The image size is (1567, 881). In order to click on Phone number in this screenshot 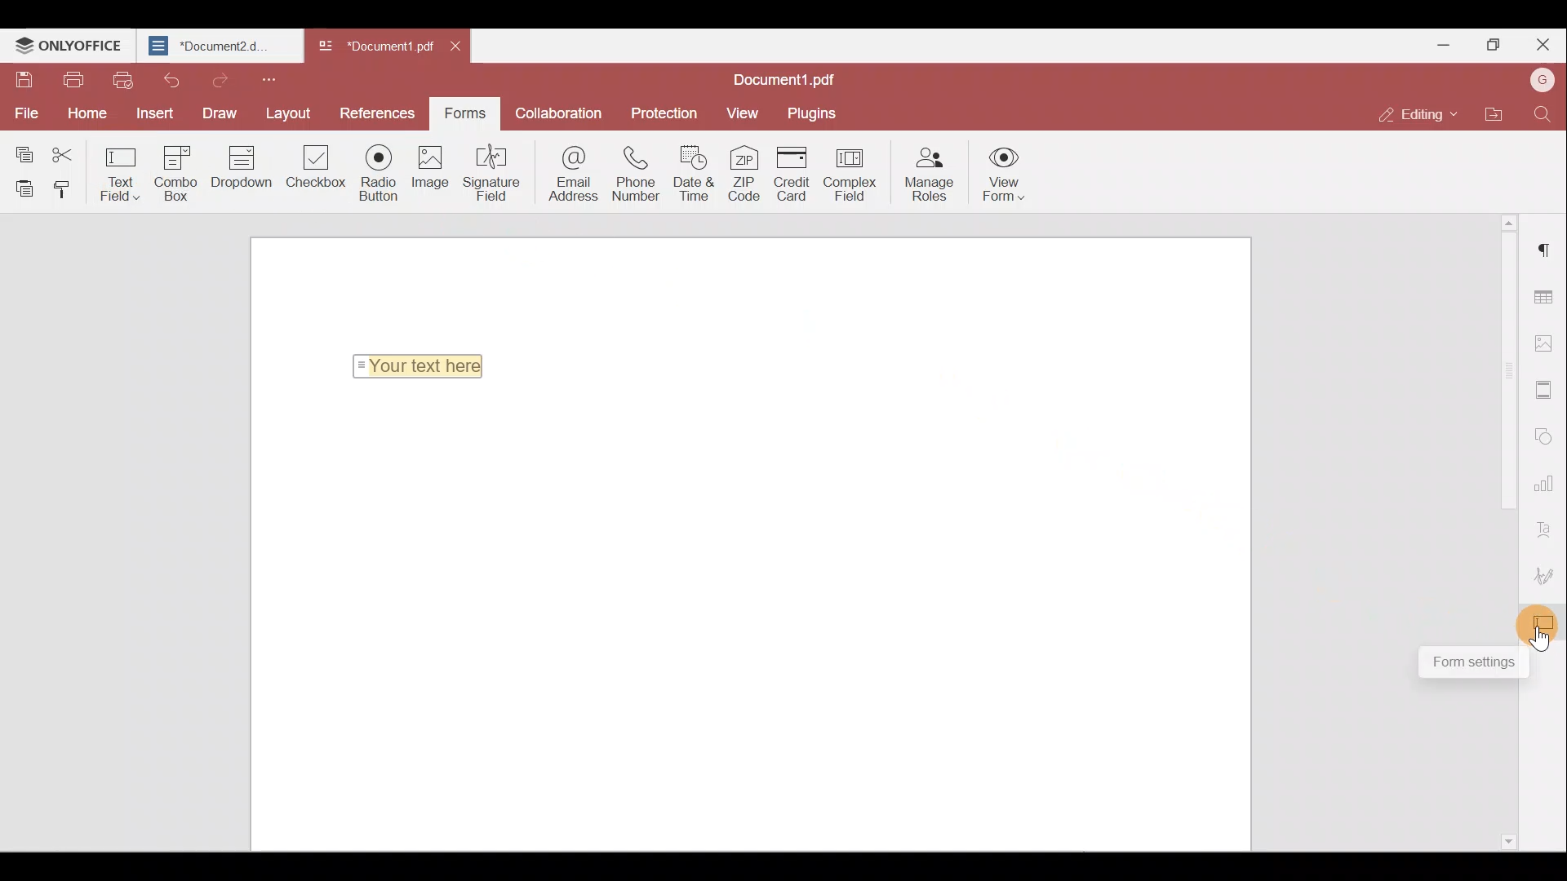, I will do `click(637, 175)`.